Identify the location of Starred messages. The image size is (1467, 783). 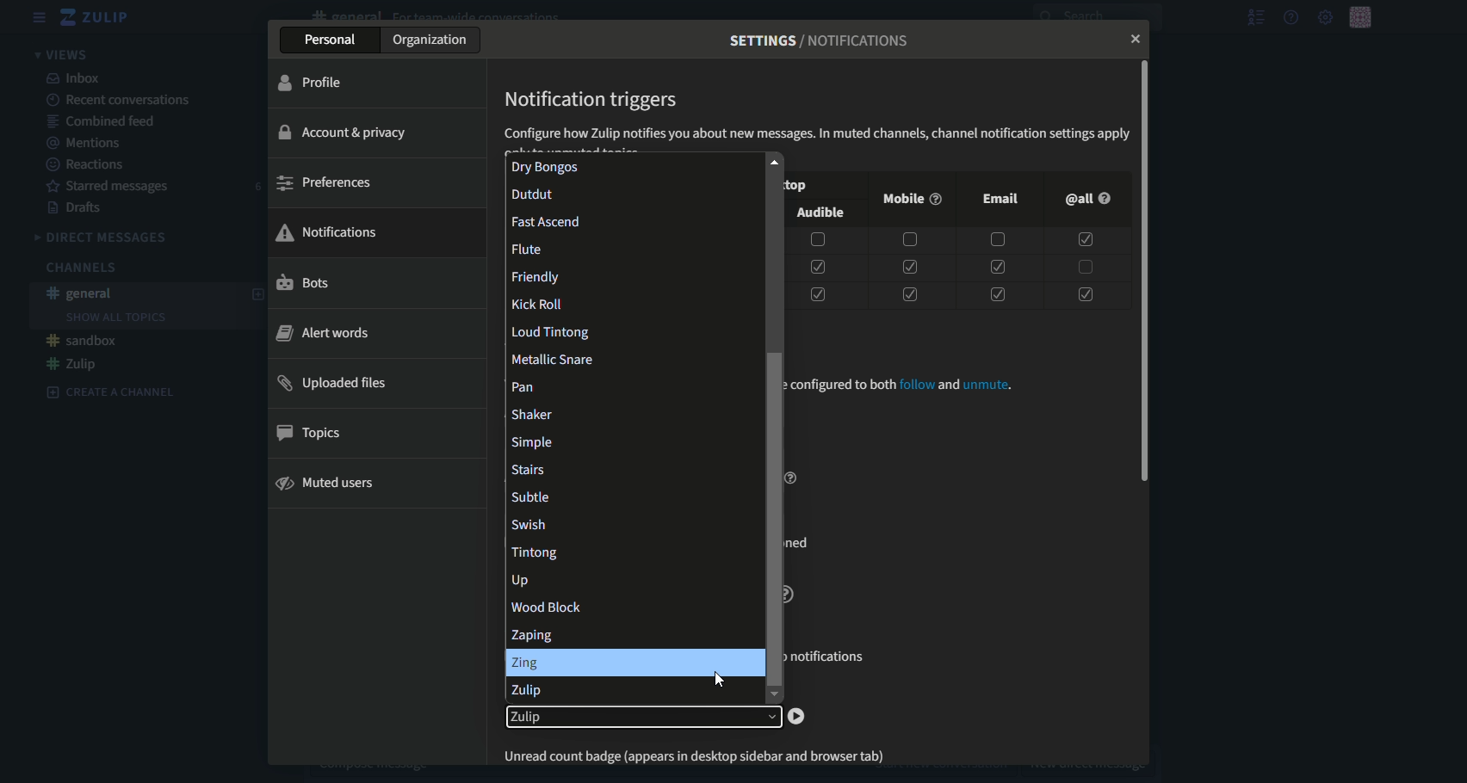
(111, 188).